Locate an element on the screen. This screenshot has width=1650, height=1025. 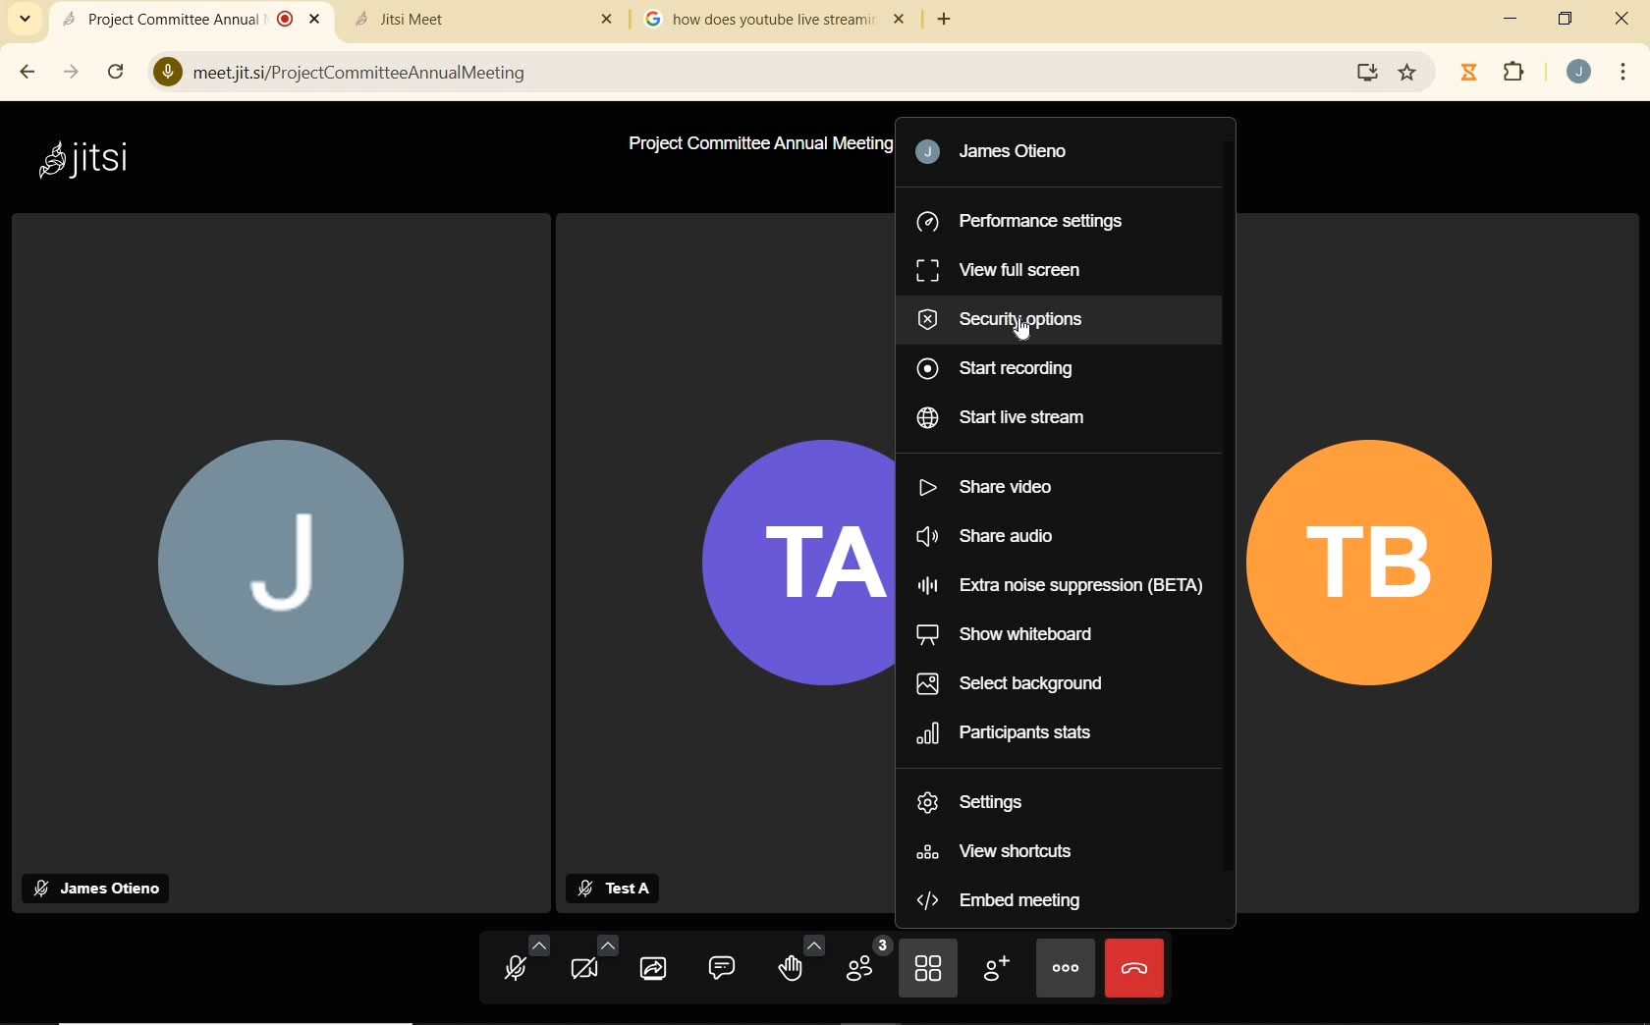
RELOAD is located at coordinates (116, 71).